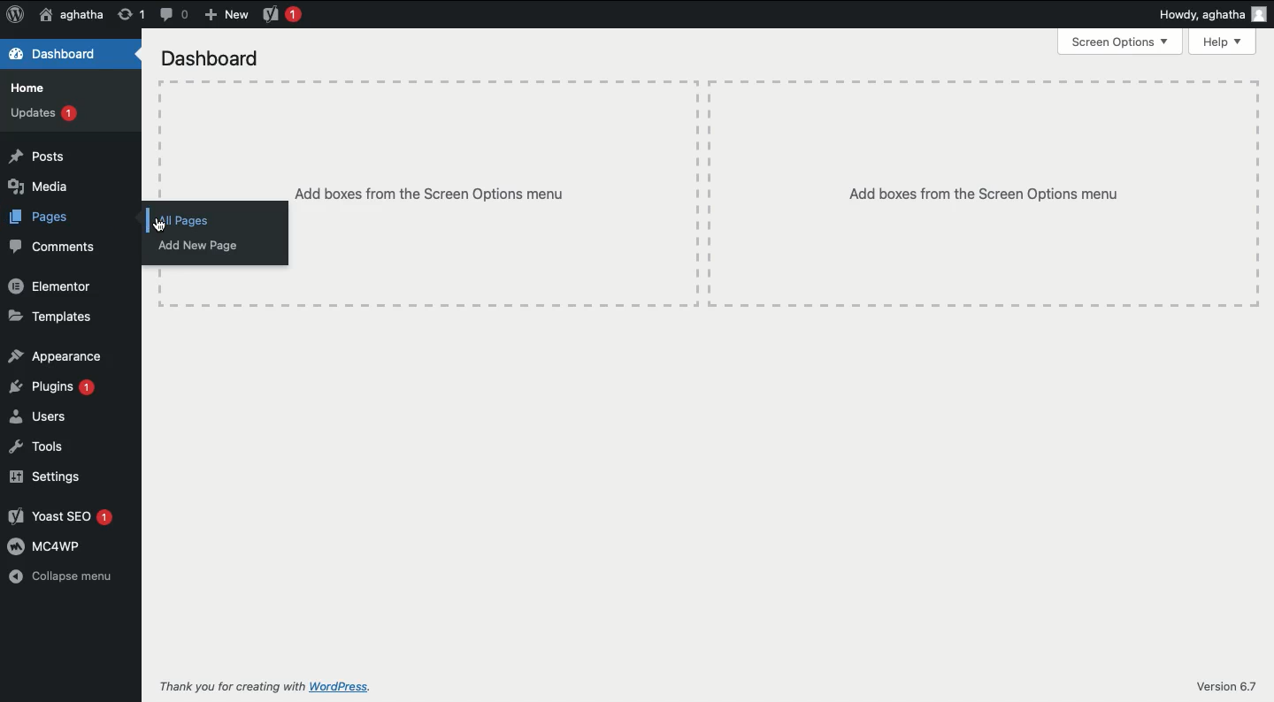 The width and height of the screenshot is (1274, 702). I want to click on Collapse menu, so click(60, 576).